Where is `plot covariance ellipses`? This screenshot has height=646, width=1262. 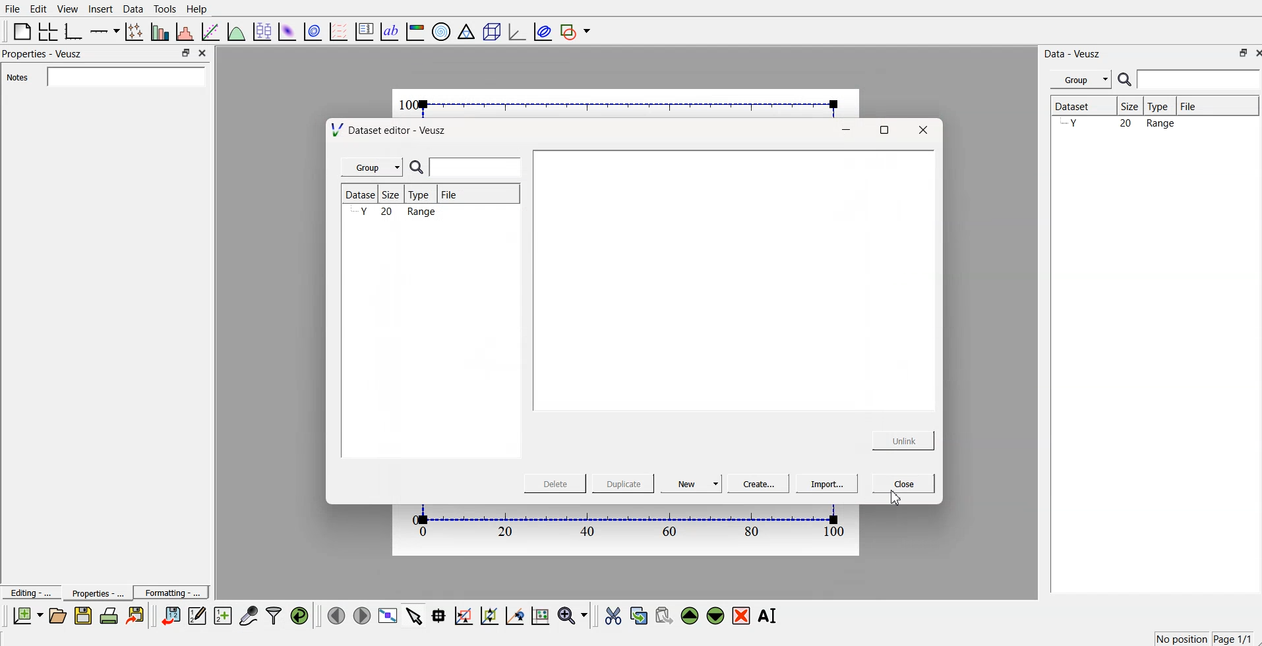
plot covariance ellipses is located at coordinates (540, 30).